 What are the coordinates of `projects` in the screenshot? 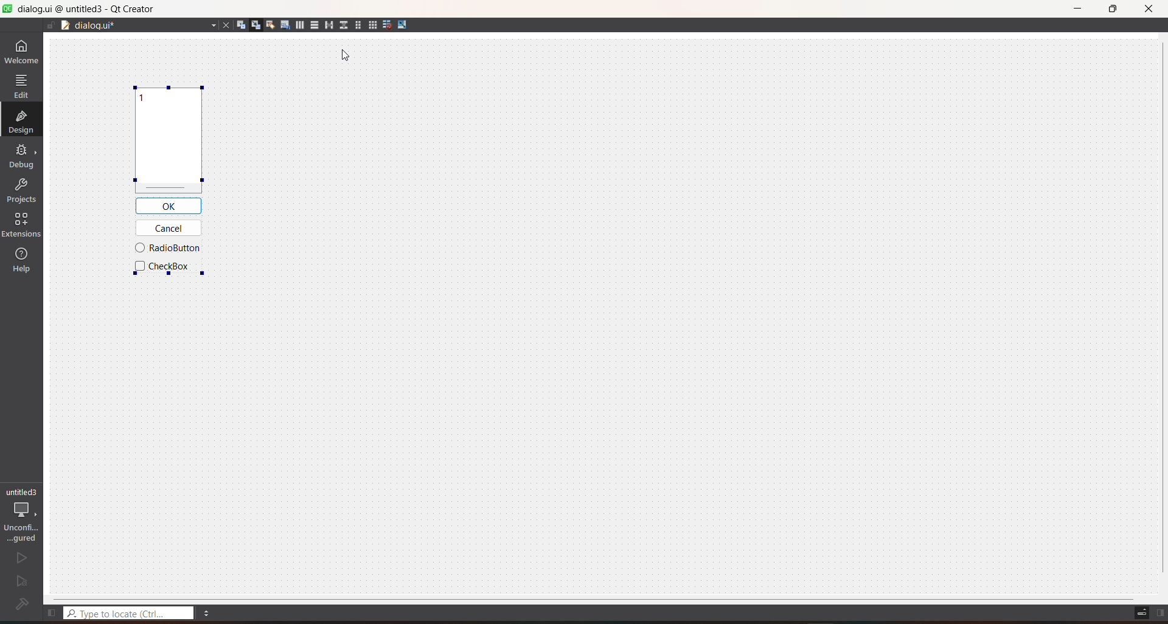 It's located at (24, 189).